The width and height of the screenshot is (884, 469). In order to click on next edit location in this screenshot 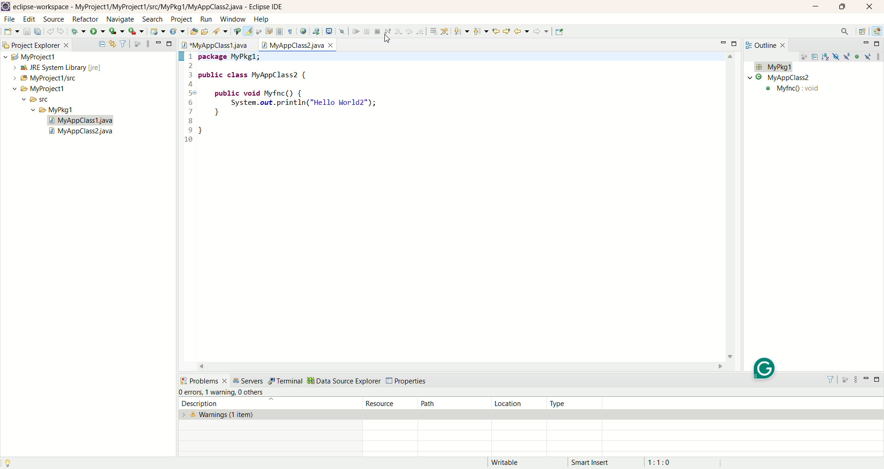, I will do `click(507, 30)`.